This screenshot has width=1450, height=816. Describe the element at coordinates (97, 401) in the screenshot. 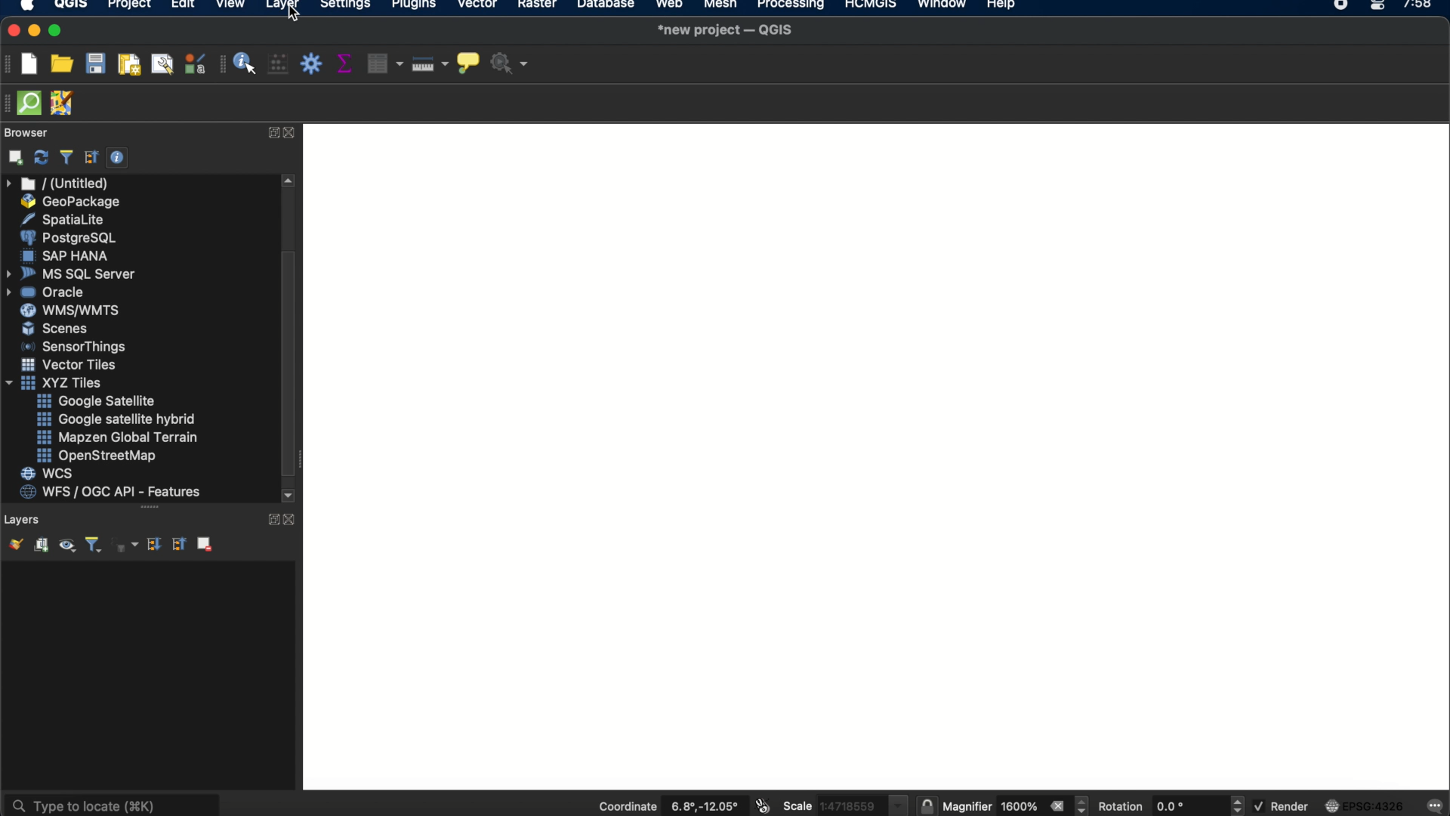

I see `google satellite` at that location.